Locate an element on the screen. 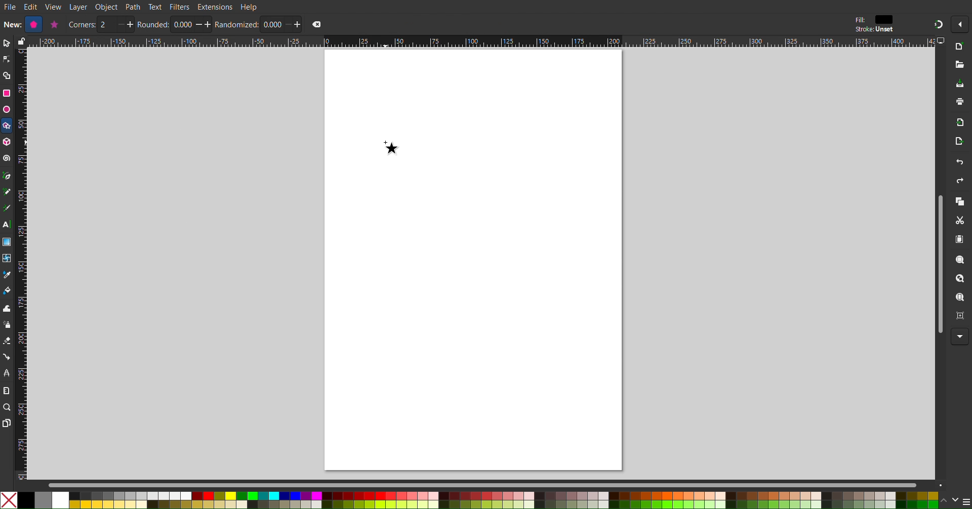  Polygon/Star is located at coordinates (7, 127).